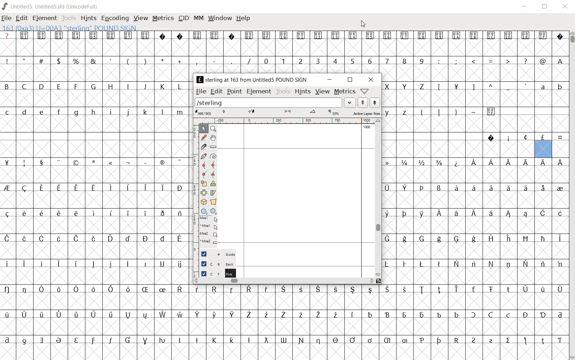  Describe the element at coordinates (559, 263) in the screenshot. I see `Symbol` at that location.